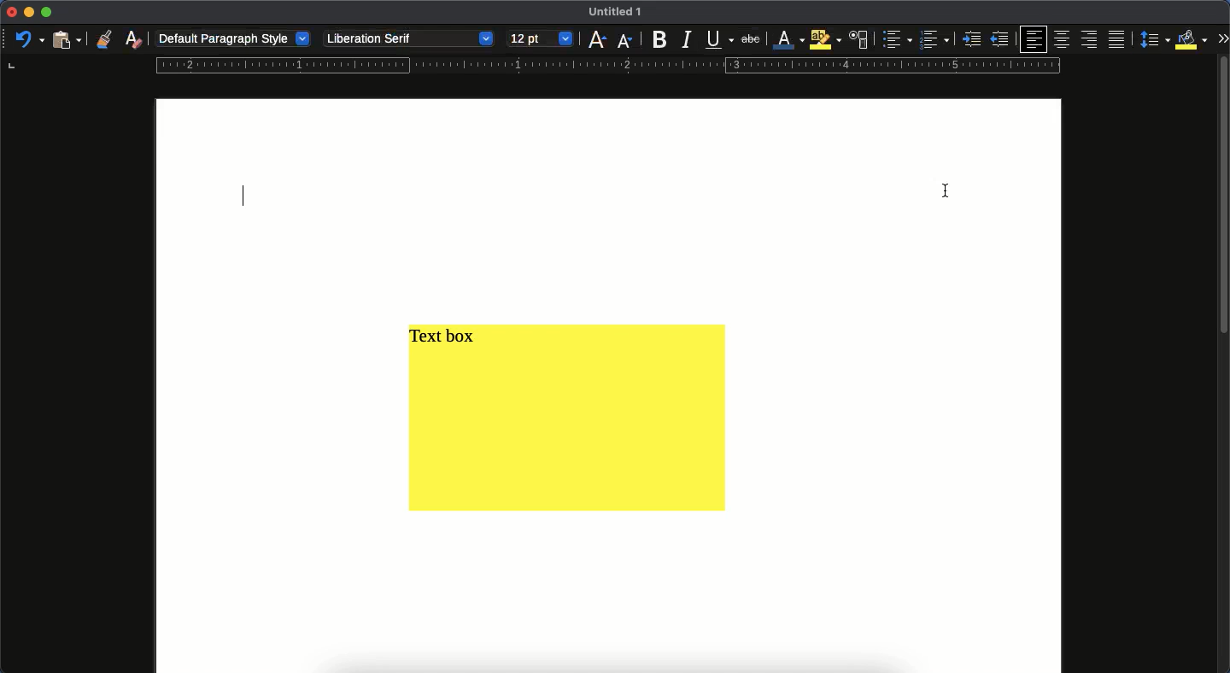 The height and width of the screenshot is (673, 1230). What do you see at coordinates (597, 39) in the screenshot?
I see `font size increase` at bounding box center [597, 39].